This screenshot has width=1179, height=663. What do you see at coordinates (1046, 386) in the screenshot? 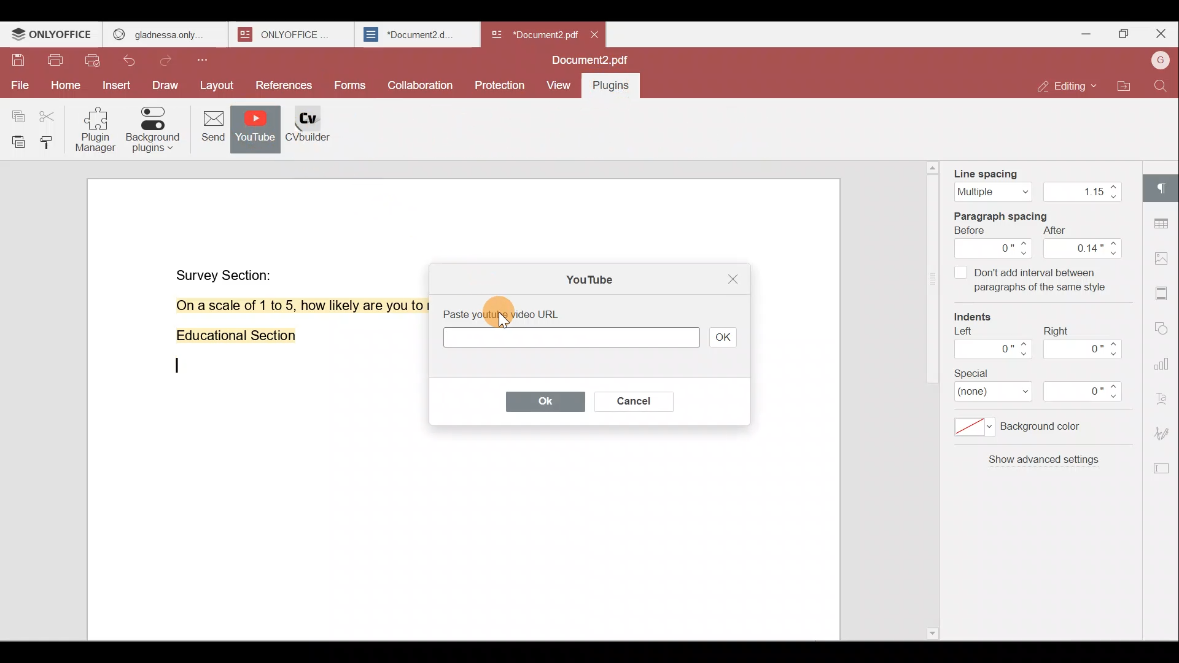
I see `Special` at bounding box center [1046, 386].